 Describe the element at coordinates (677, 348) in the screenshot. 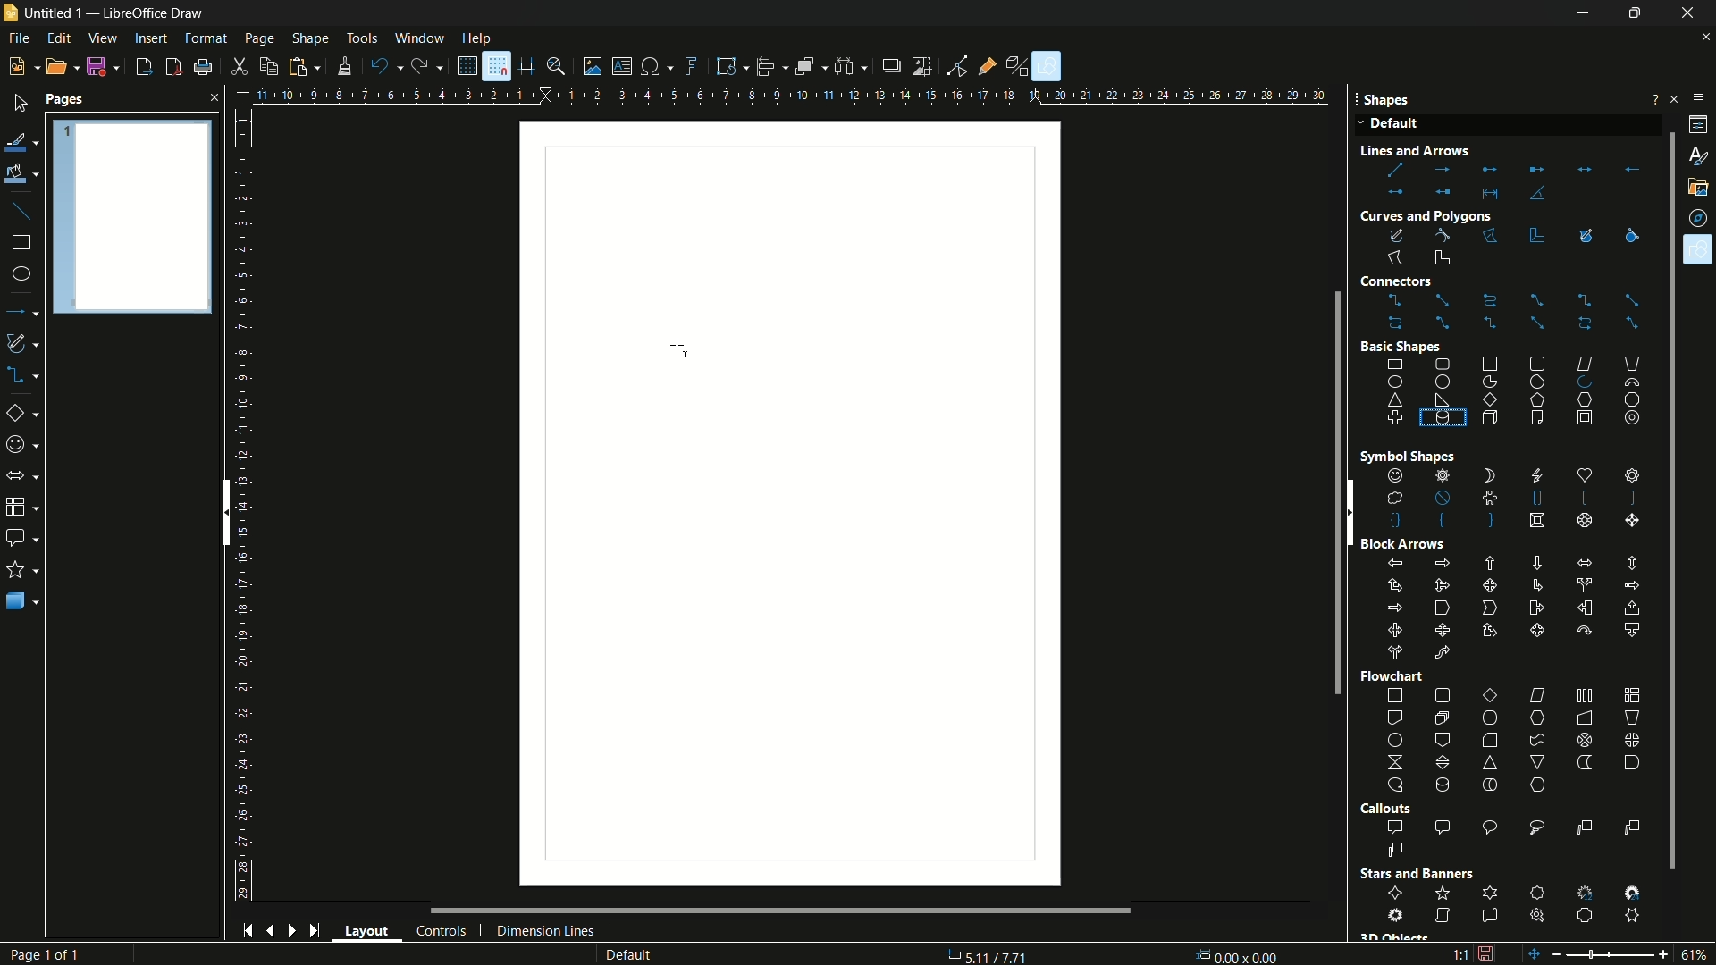

I see `cursor` at that location.